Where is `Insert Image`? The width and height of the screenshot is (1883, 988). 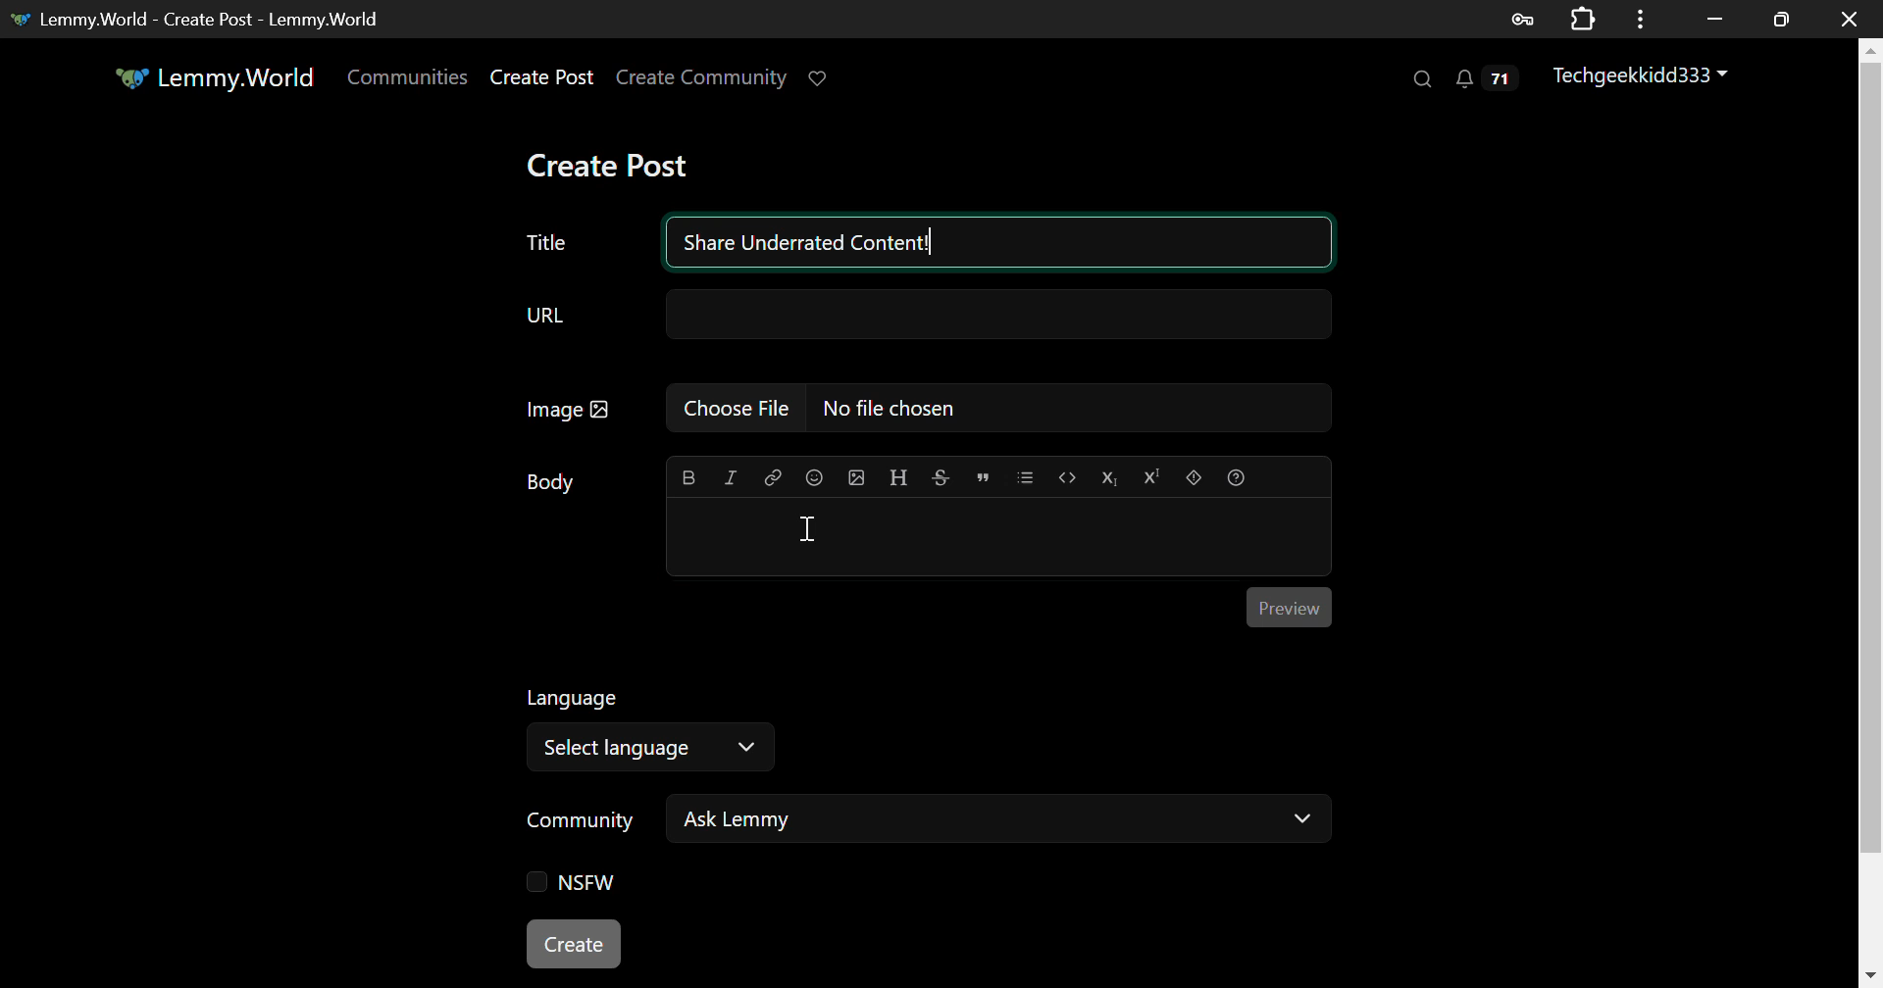
Insert Image is located at coordinates (855, 477).